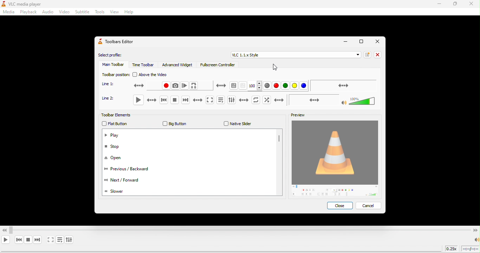  Describe the element at coordinates (27, 12) in the screenshot. I see `playback` at that location.